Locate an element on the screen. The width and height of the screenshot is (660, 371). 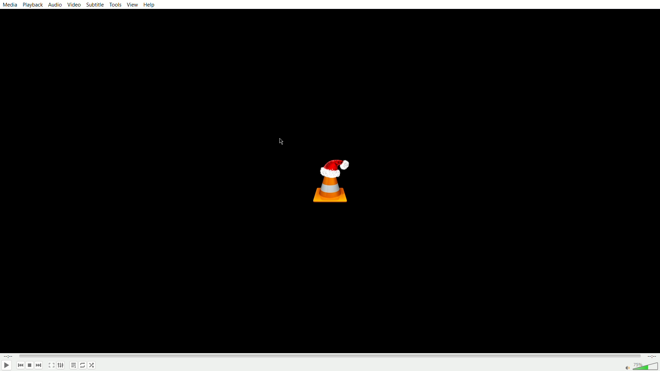
help is located at coordinates (149, 5).